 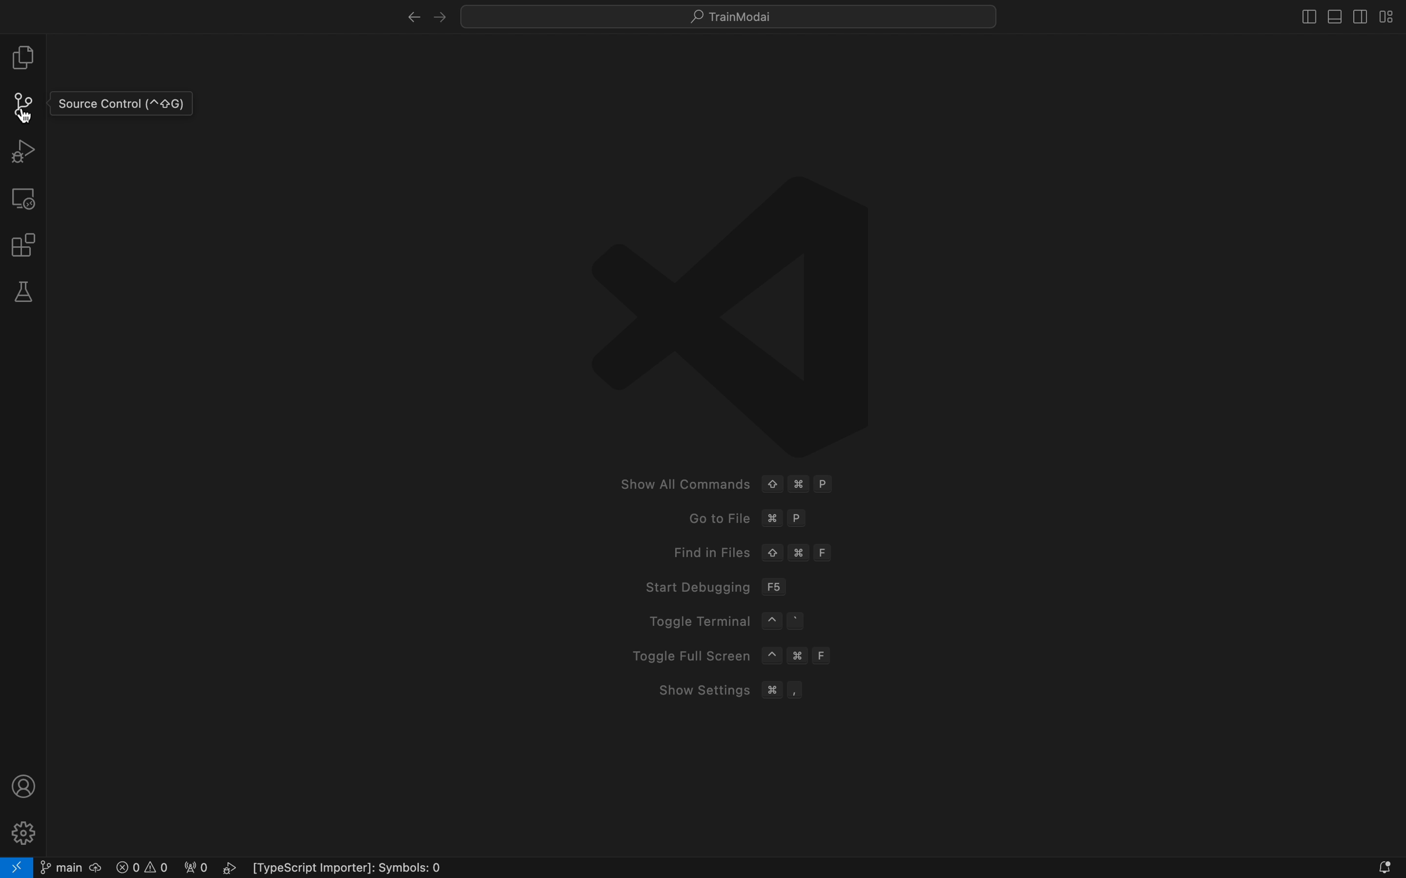 I want to click on debug, so click(x=27, y=151).